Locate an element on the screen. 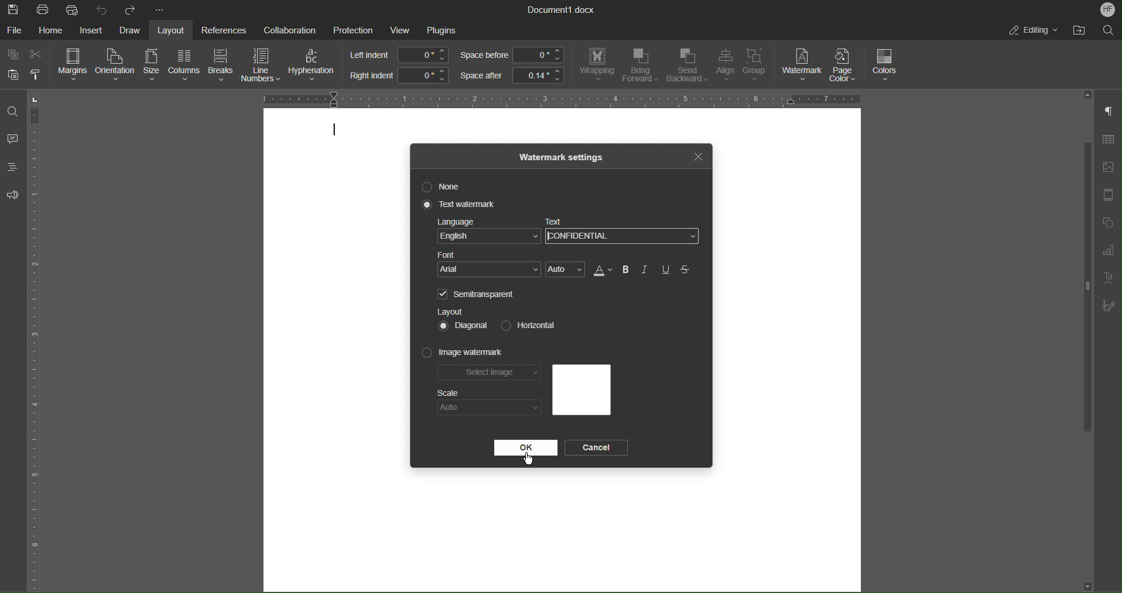 This screenshot has width=1122, height=593. Print is located at coordinates (44, 10).